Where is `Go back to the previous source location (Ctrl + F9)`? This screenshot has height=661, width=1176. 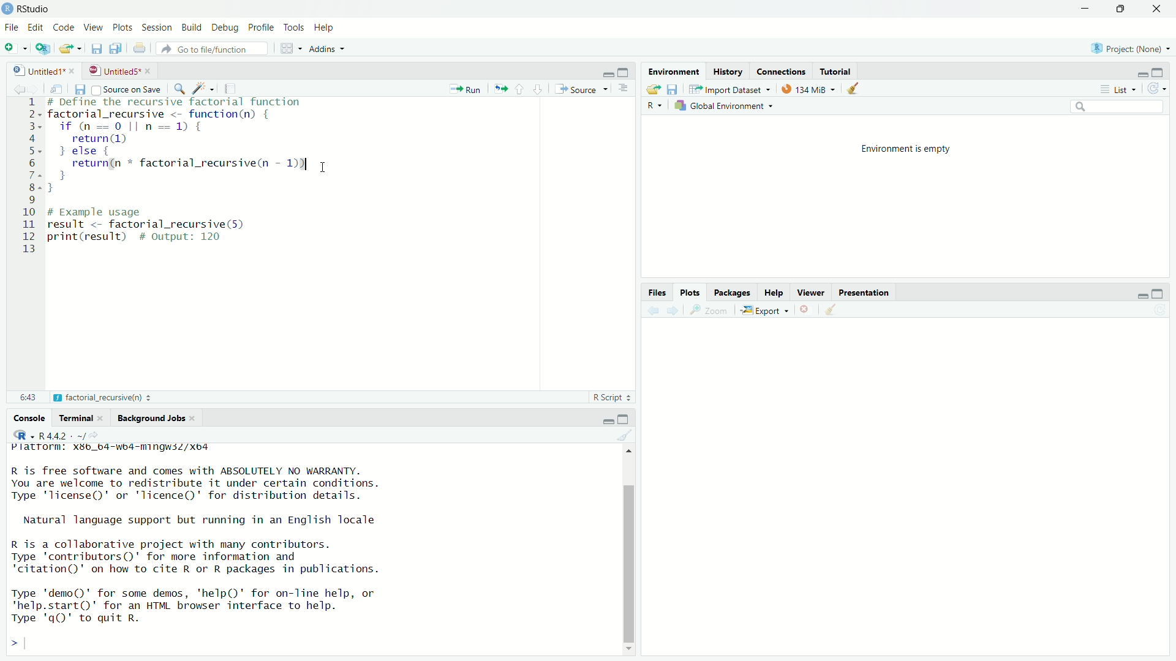
Go back to the previous source location (Ctrl + F9) is located at coordinates (652, 309).